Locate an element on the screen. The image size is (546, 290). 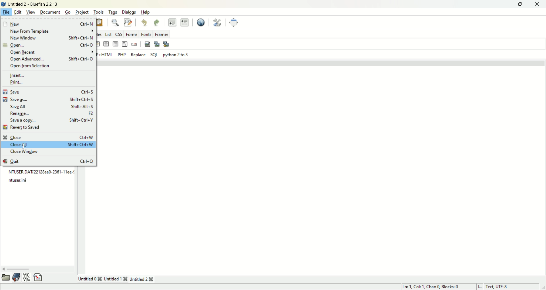
NTUSER DAT{221282a0-2361-11ee-9 is located at coordinates (41, 173).